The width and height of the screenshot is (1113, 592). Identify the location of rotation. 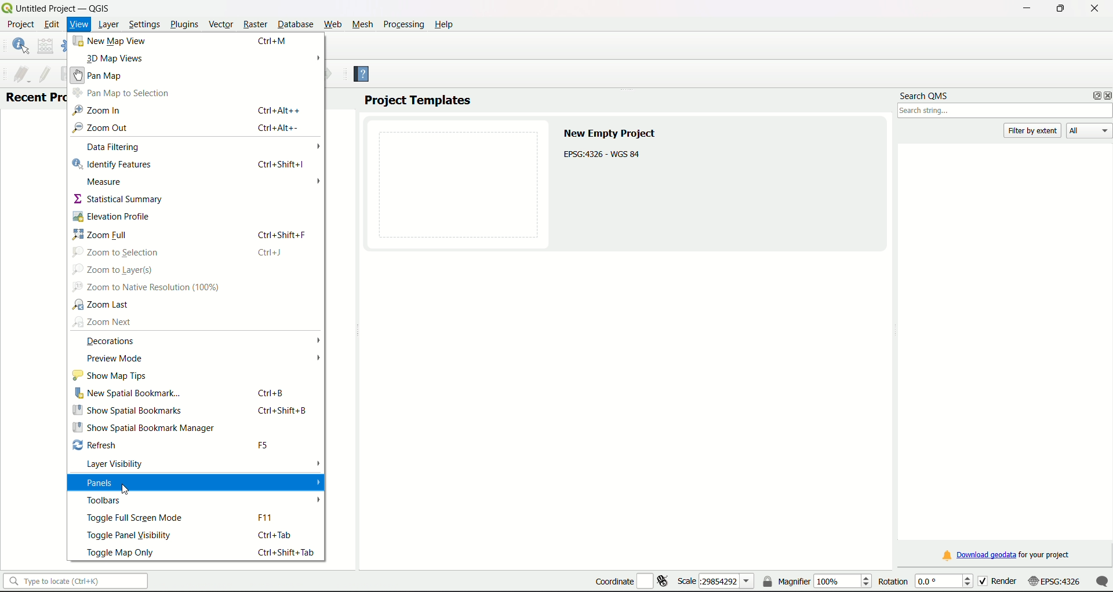
(927, 581).